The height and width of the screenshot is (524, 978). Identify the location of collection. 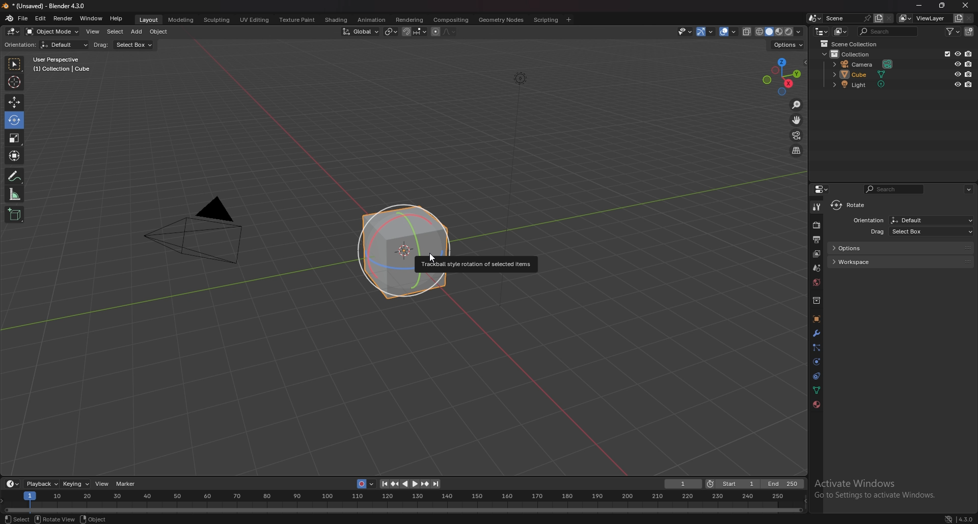
(817, 300).